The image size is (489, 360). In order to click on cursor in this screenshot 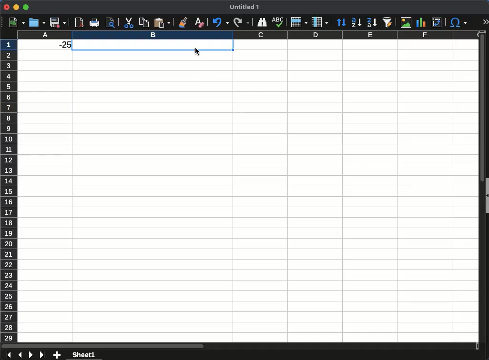, I will do `click(199, 55)`.